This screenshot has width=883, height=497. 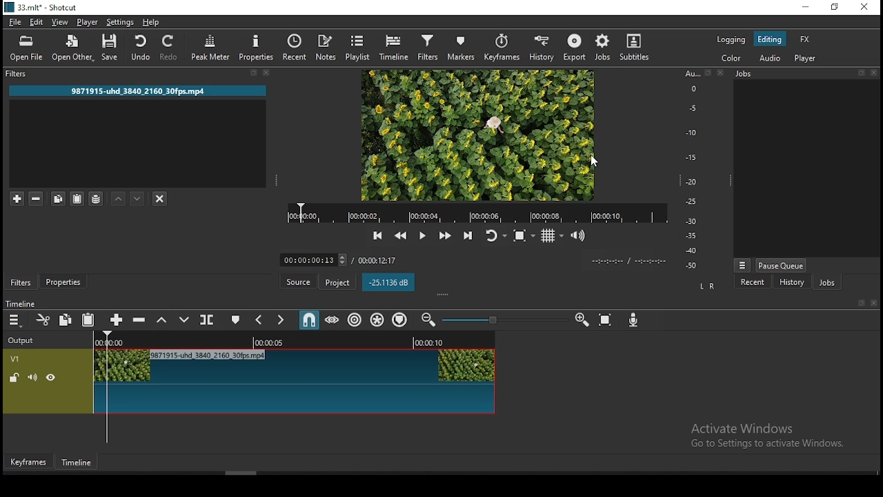 I want to click on -25.1136 dB, so click(x=389, y=283).